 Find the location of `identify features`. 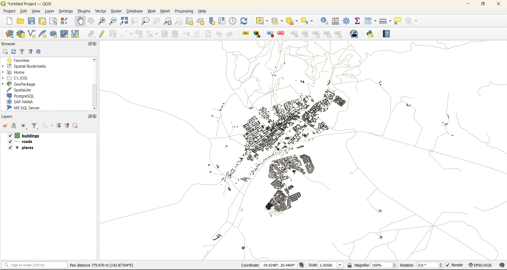

identify features is located at coordinates (325, 22).